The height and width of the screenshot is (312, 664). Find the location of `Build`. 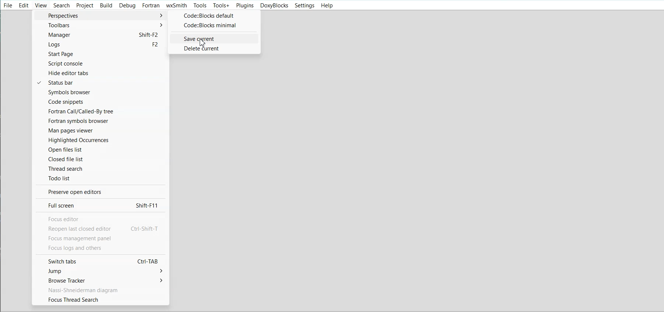

Build is located at coordinates (106, 5).